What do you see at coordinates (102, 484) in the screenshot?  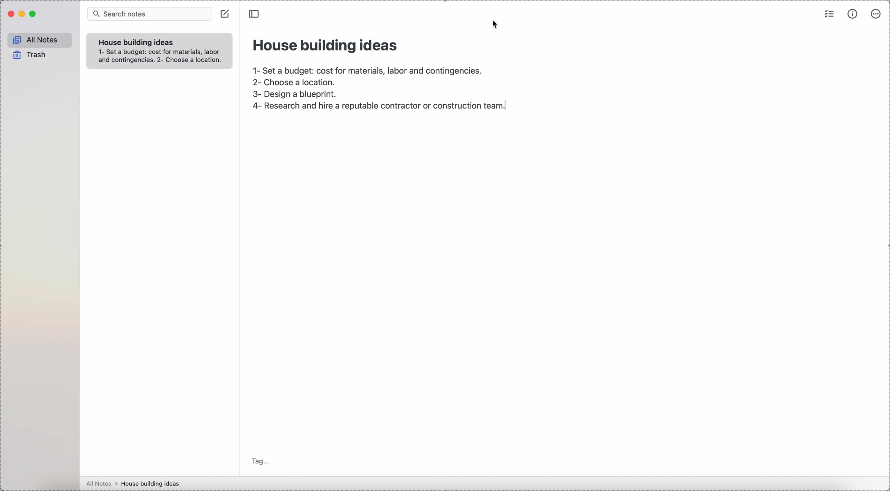 I see `all notes` at bounding box center [102, 484].